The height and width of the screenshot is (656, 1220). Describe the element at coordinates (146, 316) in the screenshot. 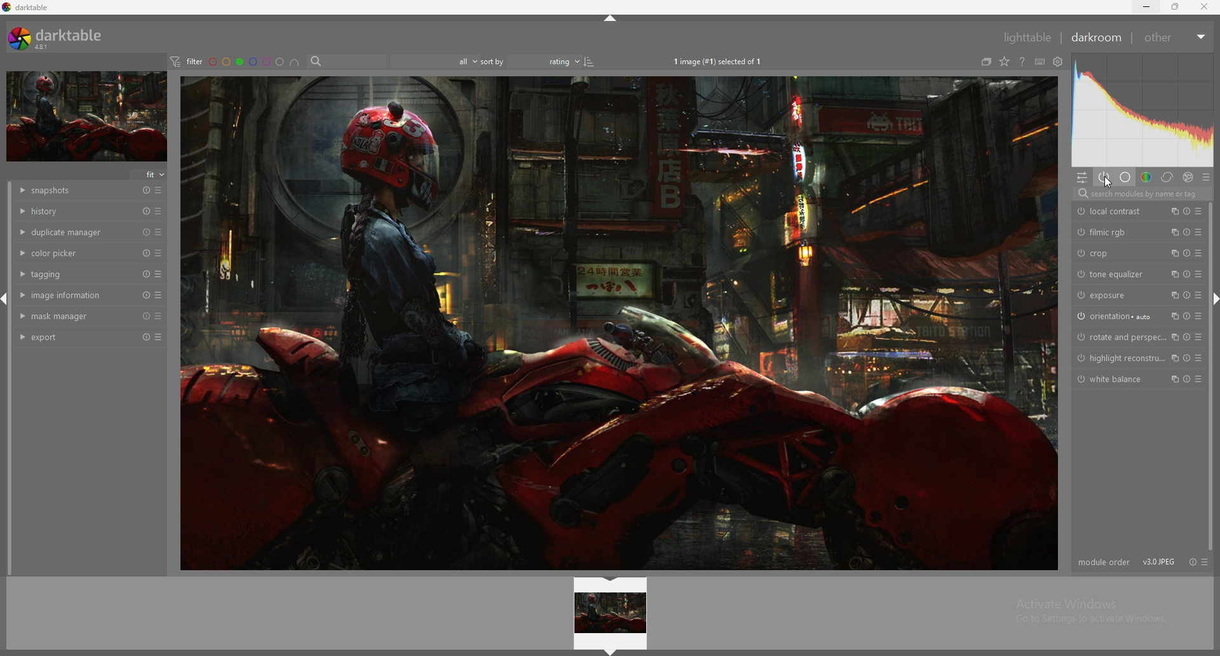

I see `reset` at that location.